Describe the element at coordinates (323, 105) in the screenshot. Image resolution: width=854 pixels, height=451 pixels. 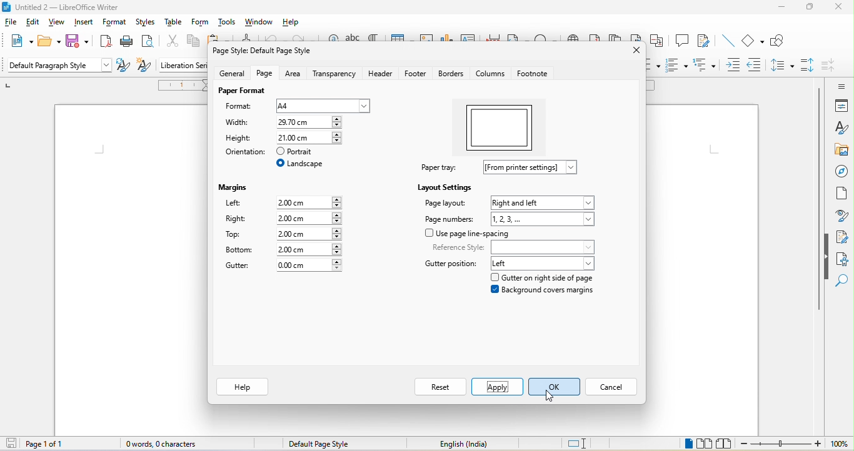
I see `a4` at that location.